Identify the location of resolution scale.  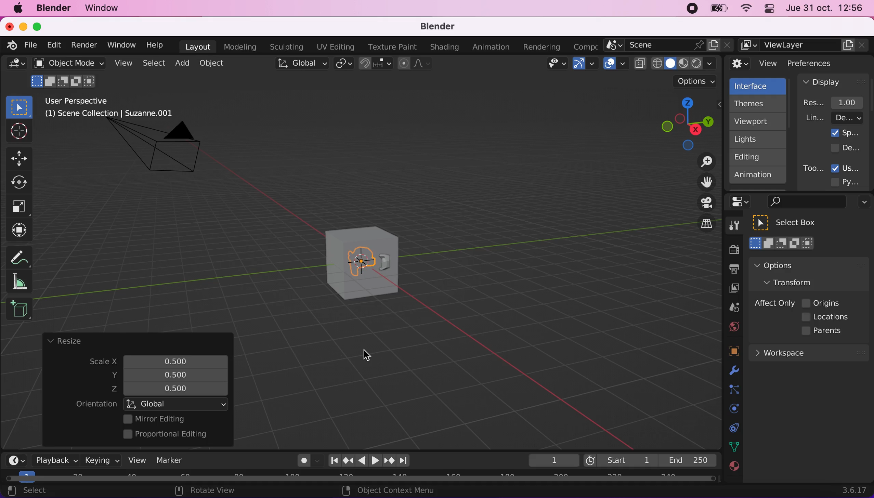
(837, 102).